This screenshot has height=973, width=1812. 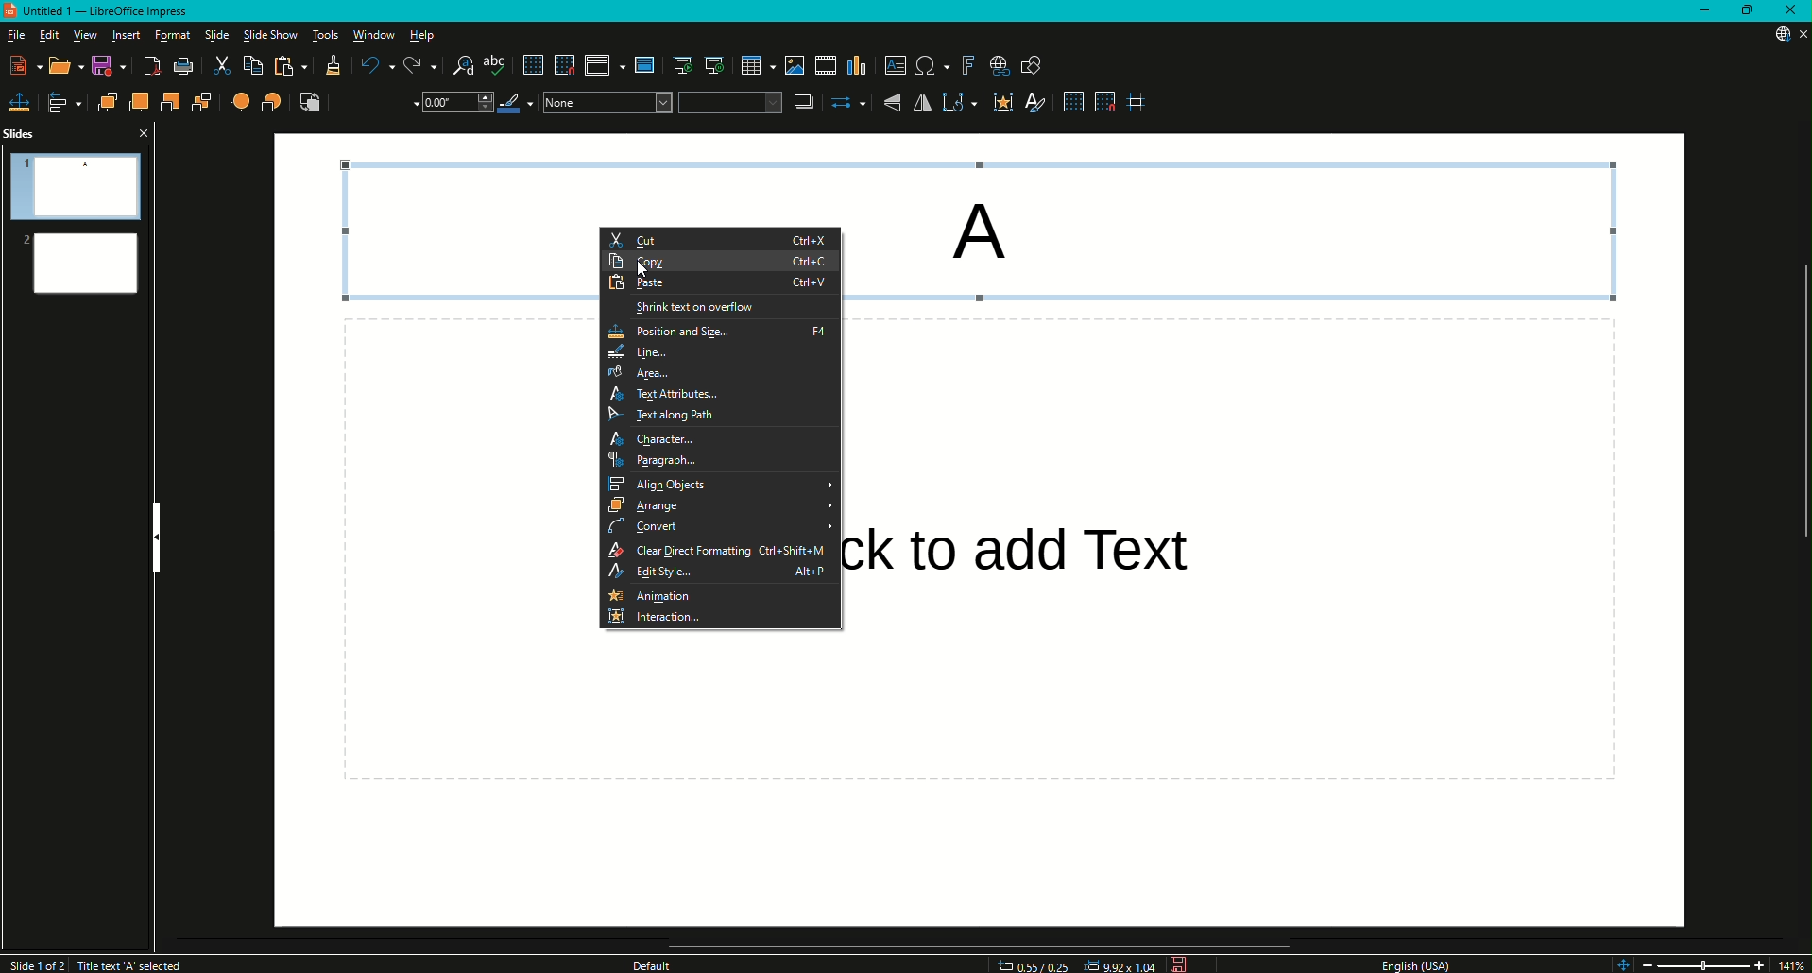 I want to click on Paste, so click(x=288, y=68).